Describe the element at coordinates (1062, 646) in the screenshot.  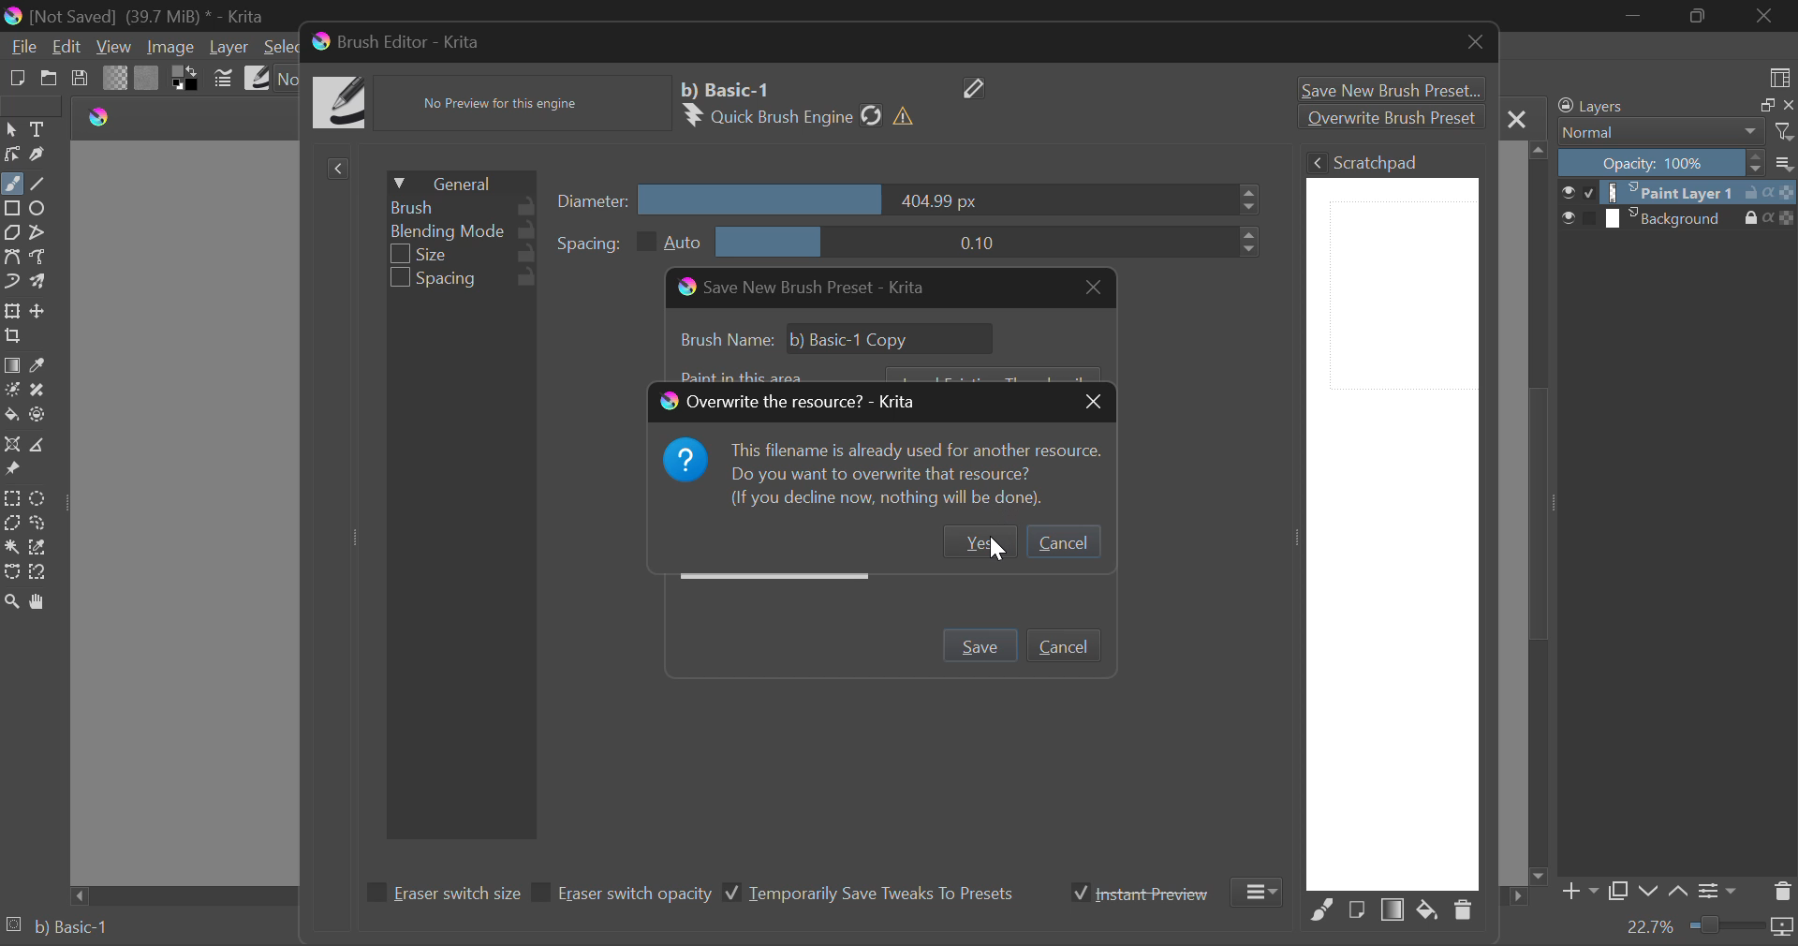
I see `Cancel` at that location.